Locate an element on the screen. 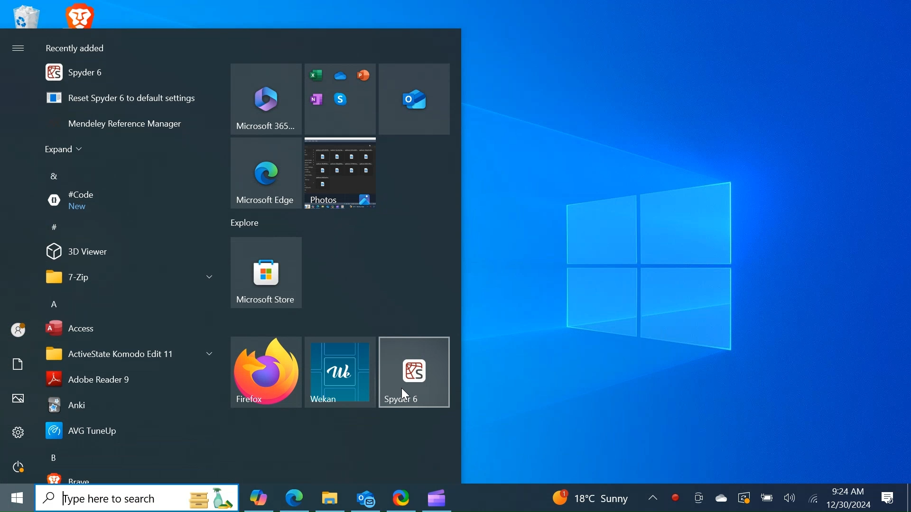  Windows is located at coordinates (16, 499).